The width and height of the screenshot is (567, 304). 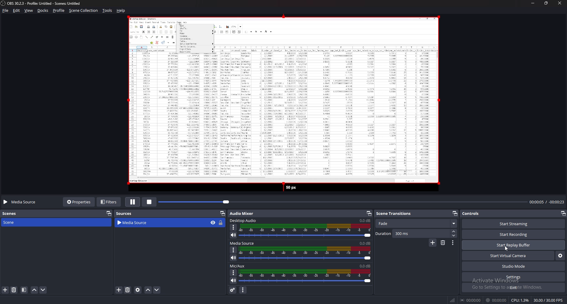 What do you see at coordinates (78, 202) in the screenshot?
I see `properties` at bounding box center [78, 202].